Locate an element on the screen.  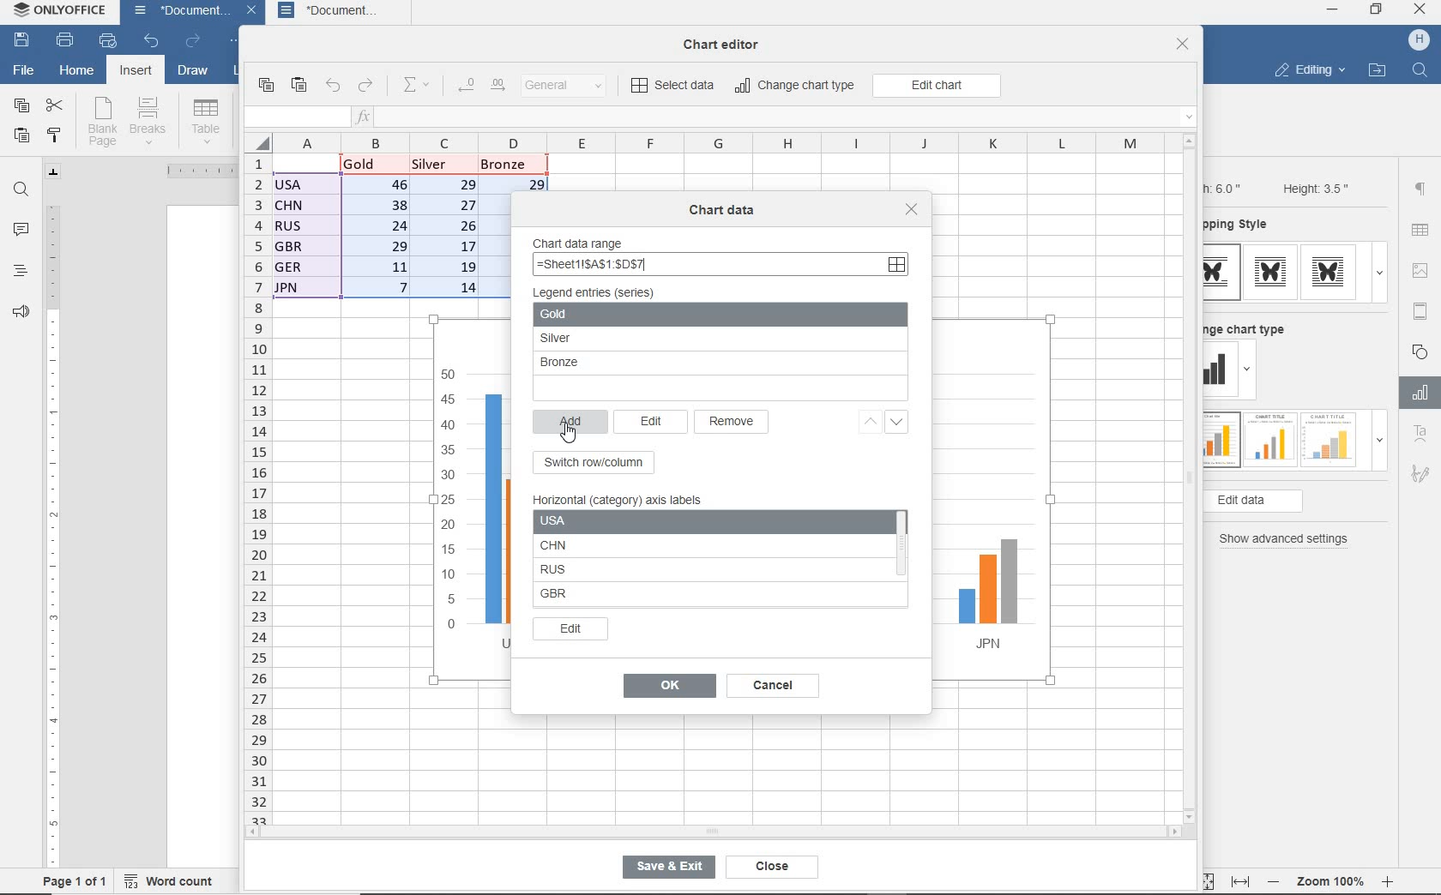
redo  is located at coordinates (366, 87).